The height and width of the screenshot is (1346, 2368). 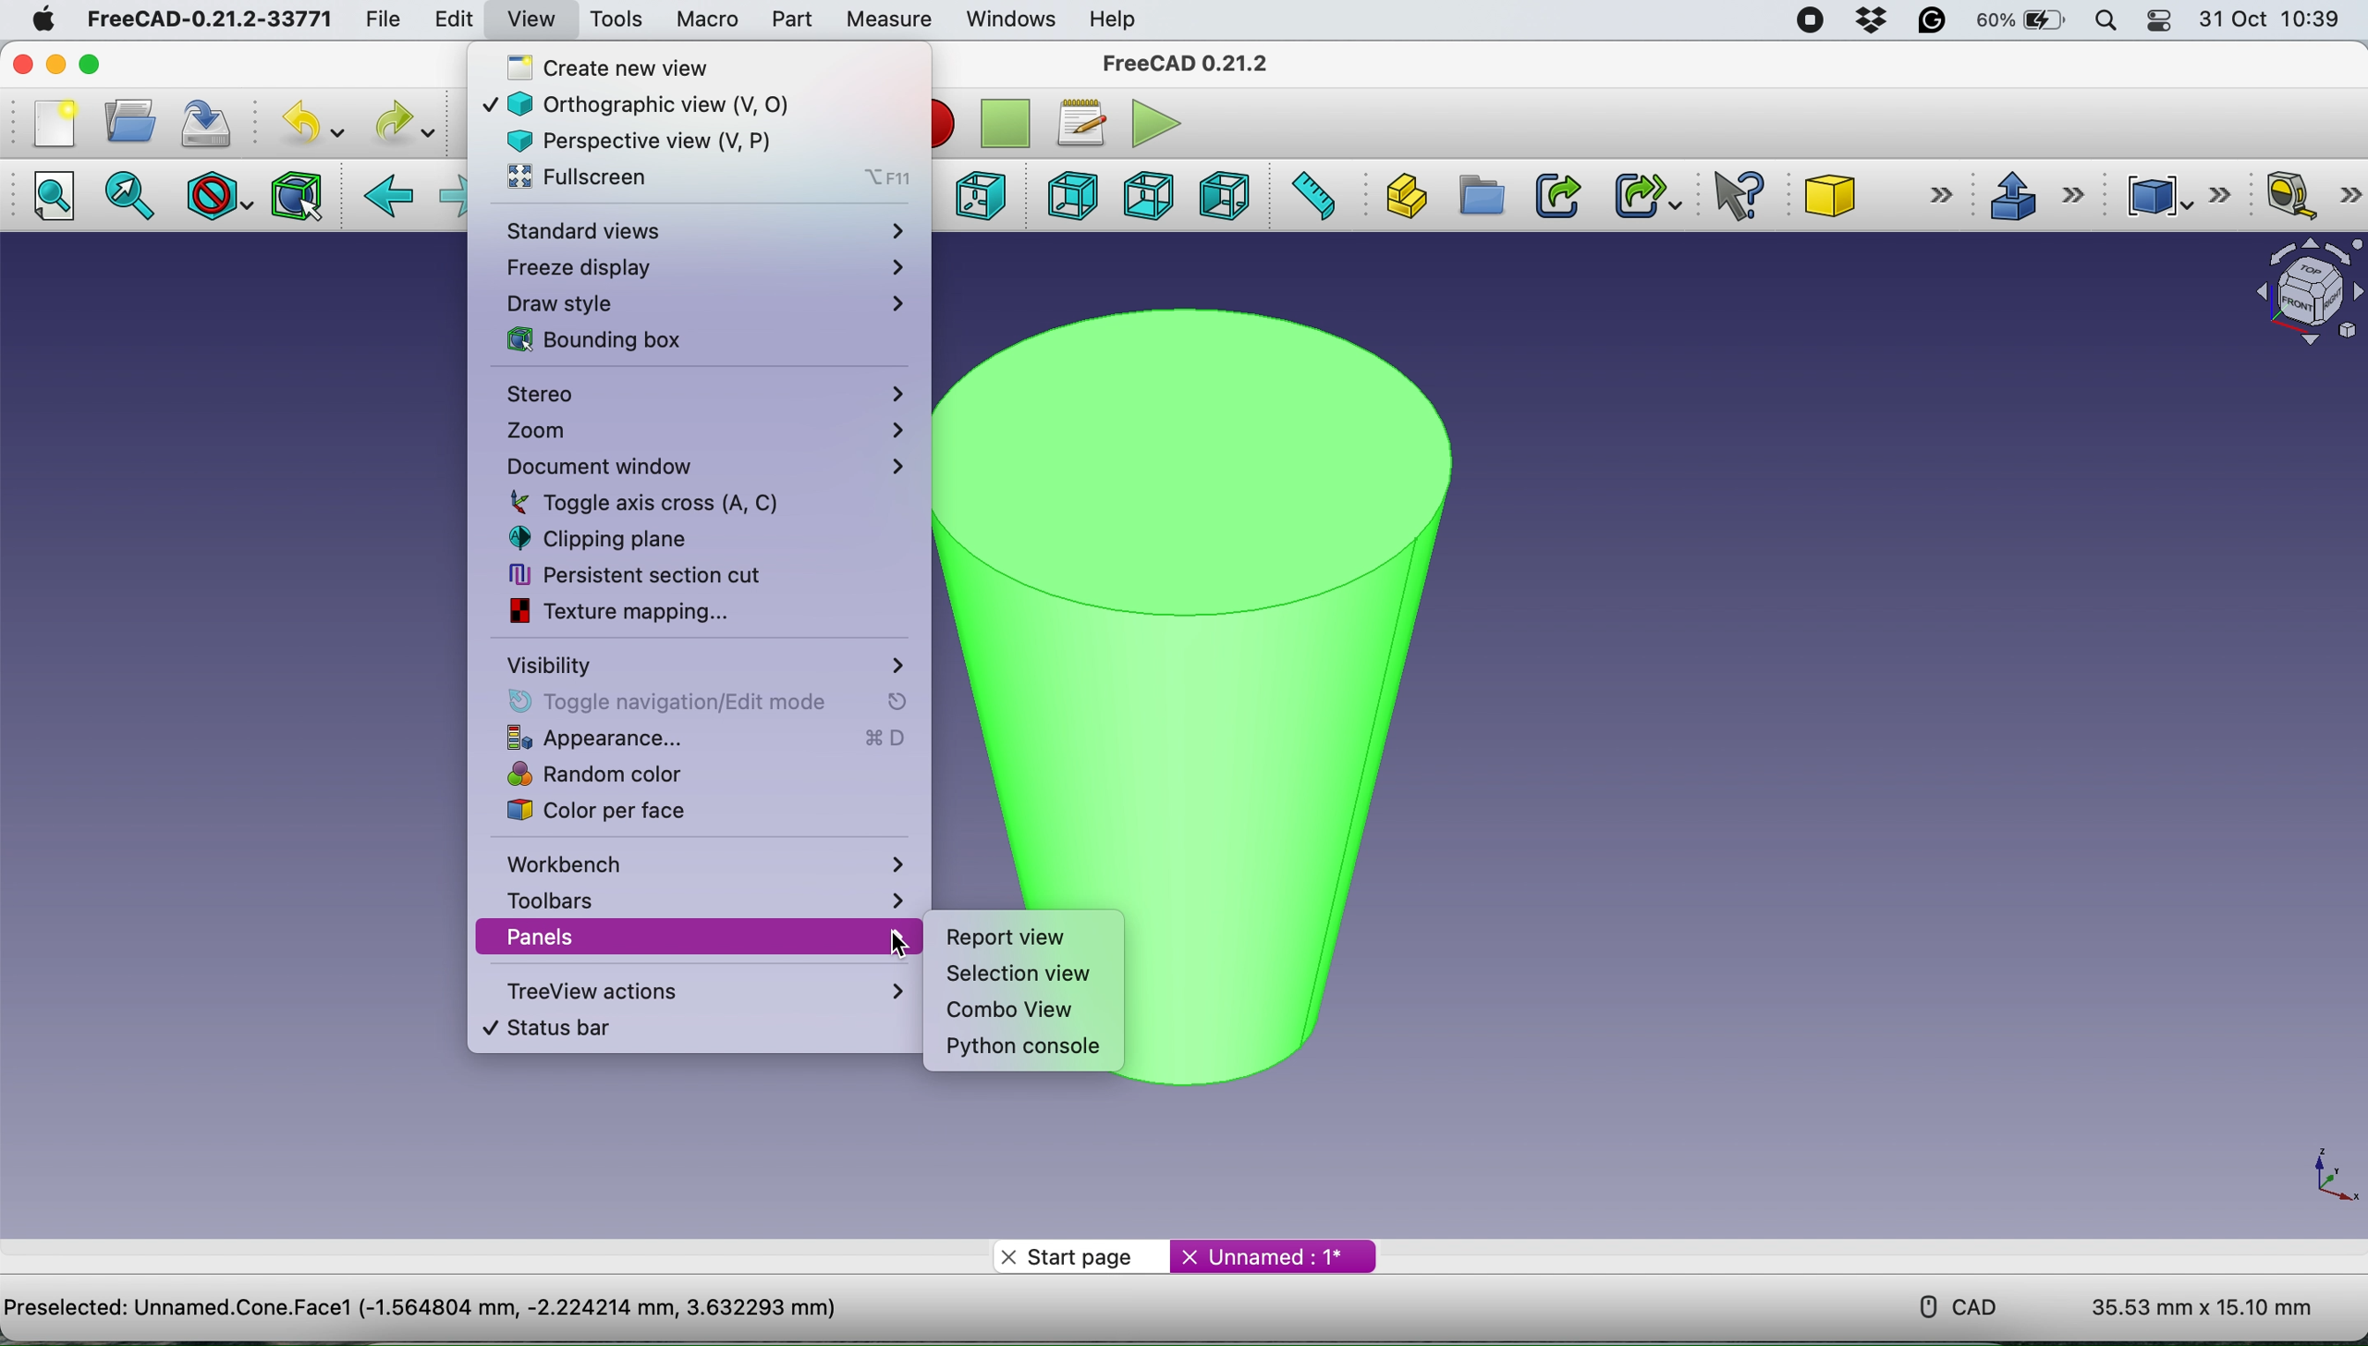 What do you see at coordinates (26, 65) in the screenshot?
I see `close` at bounding box center [26, 65].